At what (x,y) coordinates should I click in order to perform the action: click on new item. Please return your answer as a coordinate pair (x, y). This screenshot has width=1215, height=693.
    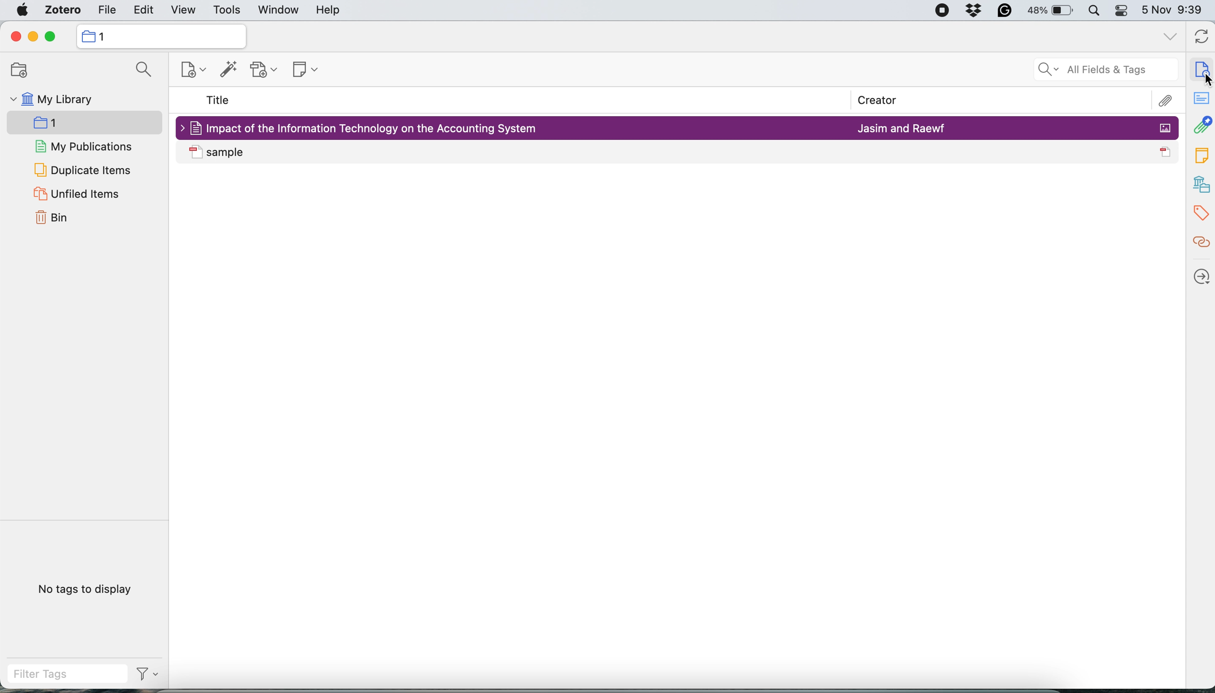
    Looking at the image, I should click on (192, 70).